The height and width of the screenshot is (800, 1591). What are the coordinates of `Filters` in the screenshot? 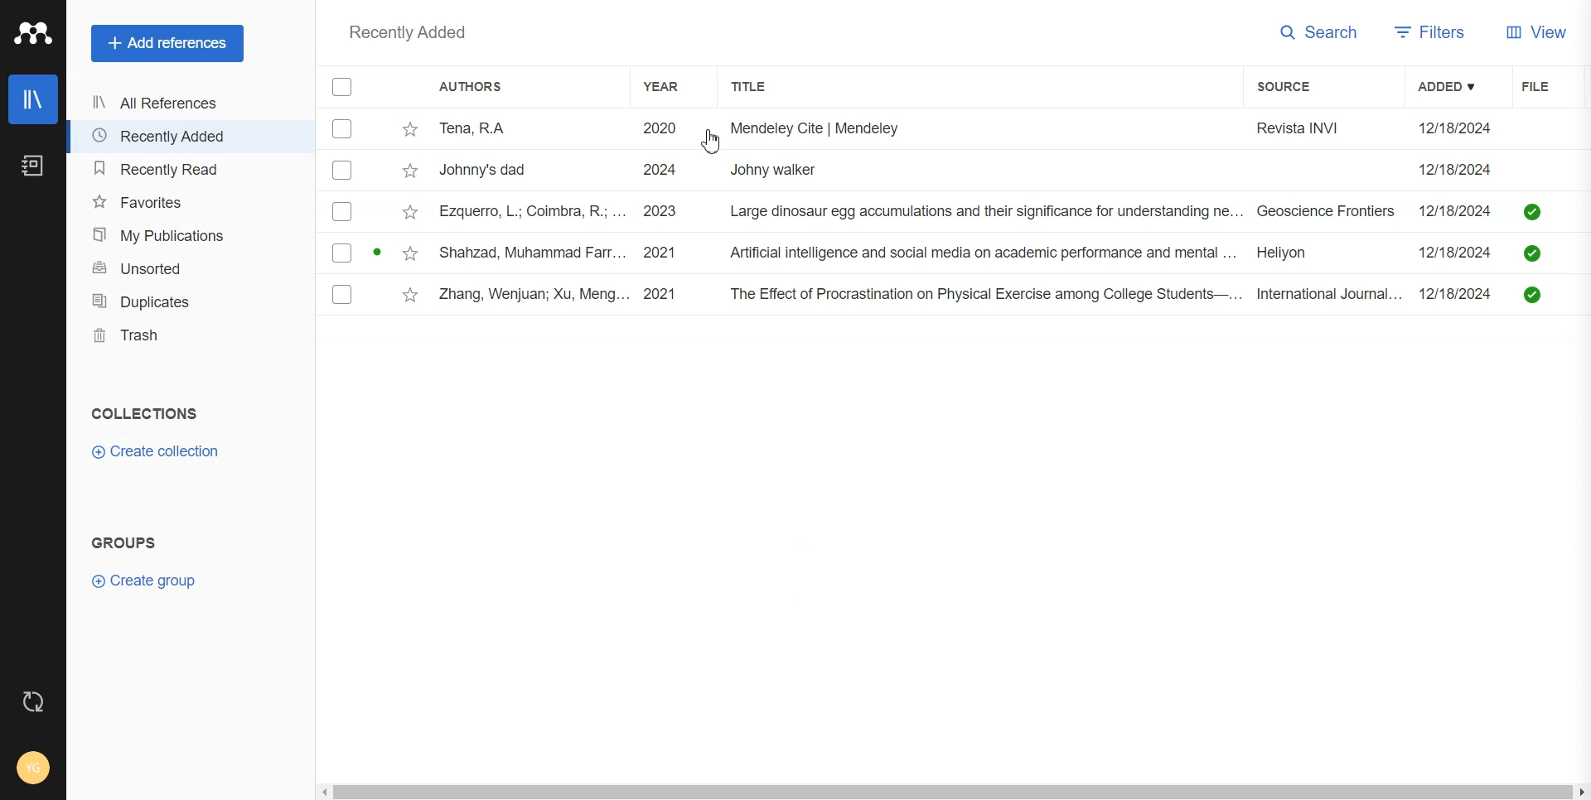 It's located at (1434, 35).